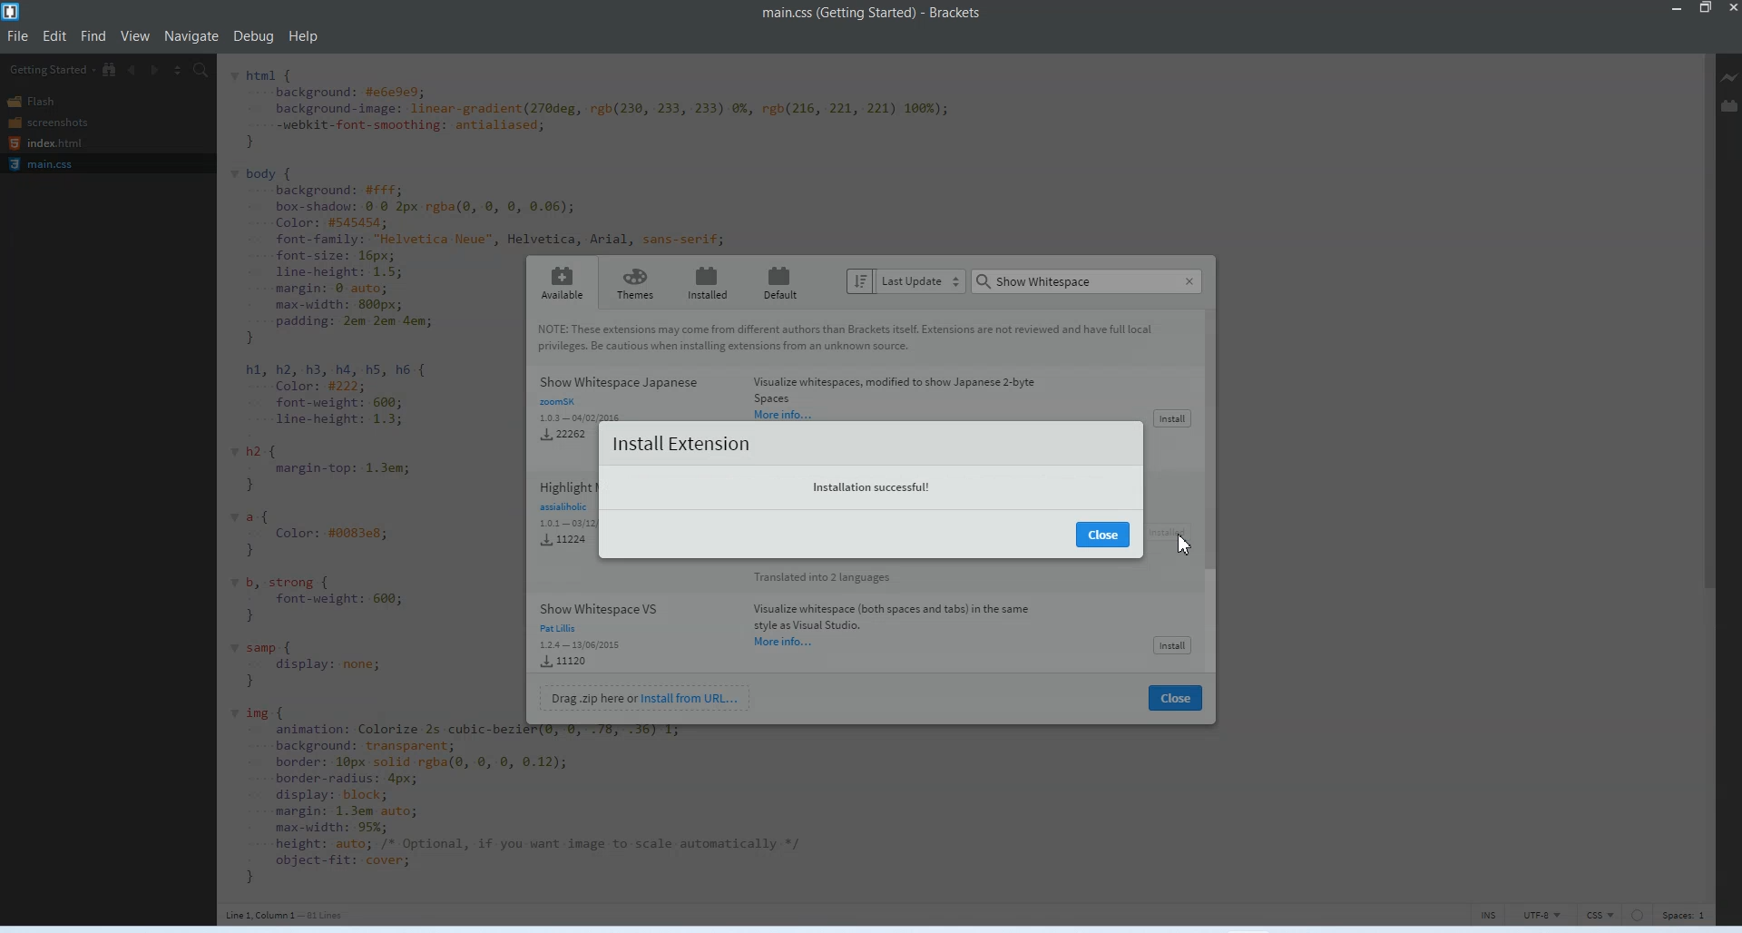 The image size is (1742, 933). What do you see at coordinates (56, 35) in the screenshot?
I see `Edit` at bounding box center [56, 35].